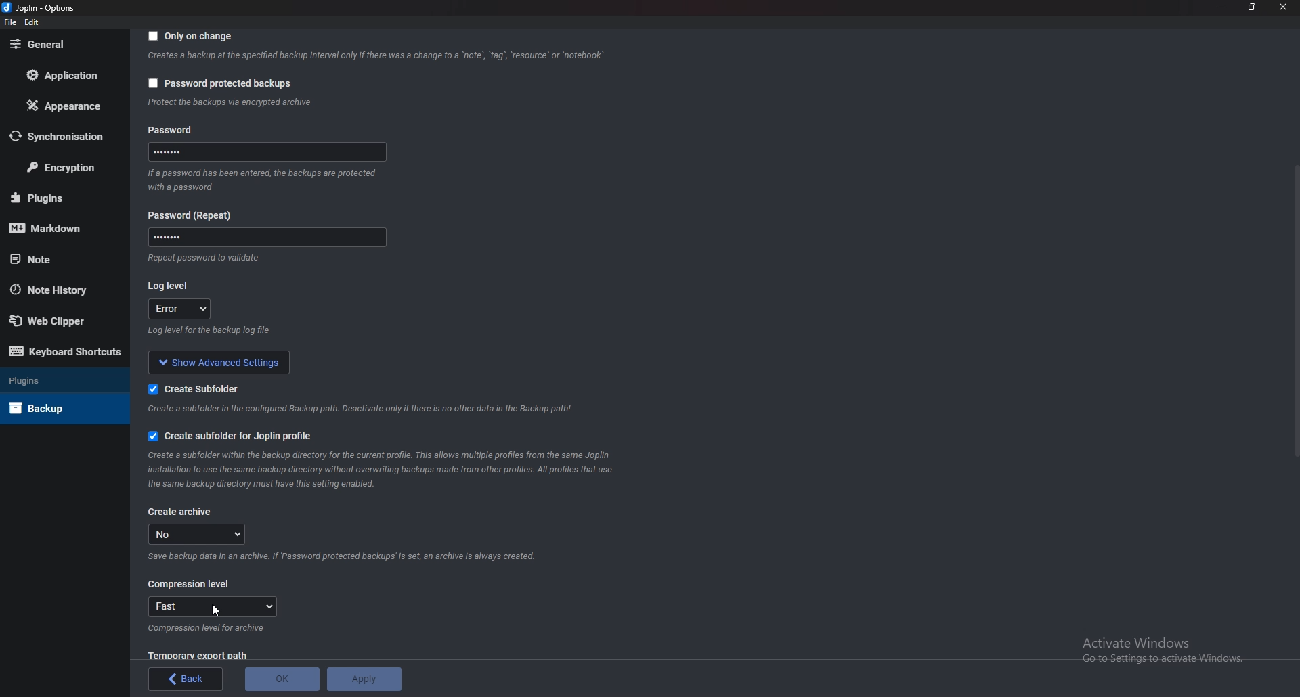  What do you see at coordinates (32, 22) in the screenshot?
I see `Edit` at bounding box center [32, 22].